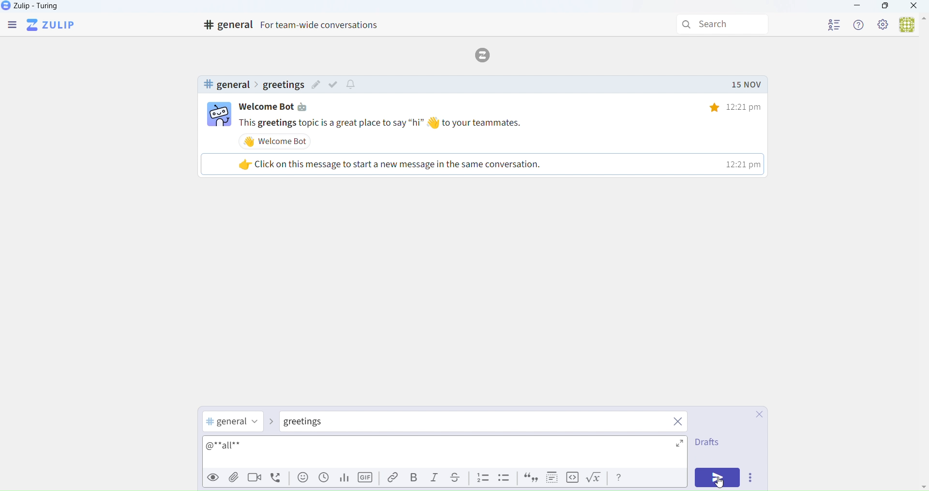 The width and height of the screenshot is (929, 491). I want to click on Italic, so click(435, 479).